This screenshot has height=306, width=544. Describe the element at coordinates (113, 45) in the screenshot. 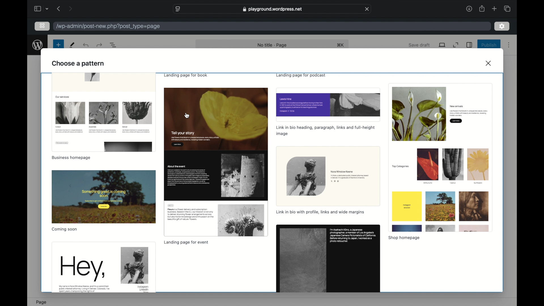

I see `document overview` at that location.